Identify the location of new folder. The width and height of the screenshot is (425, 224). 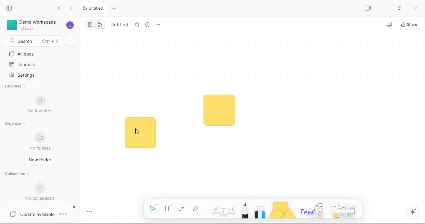
(41, 159).